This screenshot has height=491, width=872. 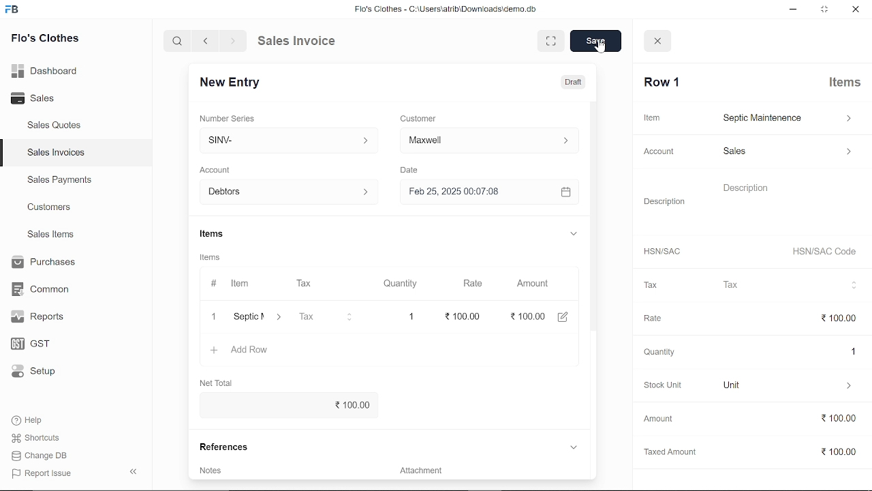 I want to click on collapse, so click(x=135, y=473).